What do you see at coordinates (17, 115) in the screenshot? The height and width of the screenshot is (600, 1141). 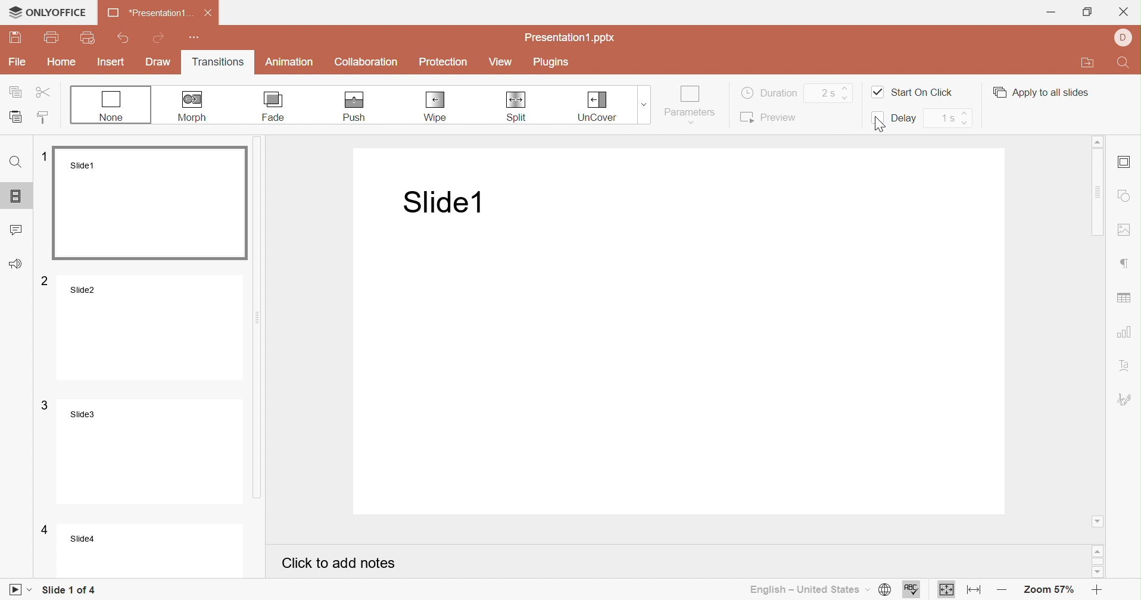 I see `Paste` at bounding box center [17, 115].